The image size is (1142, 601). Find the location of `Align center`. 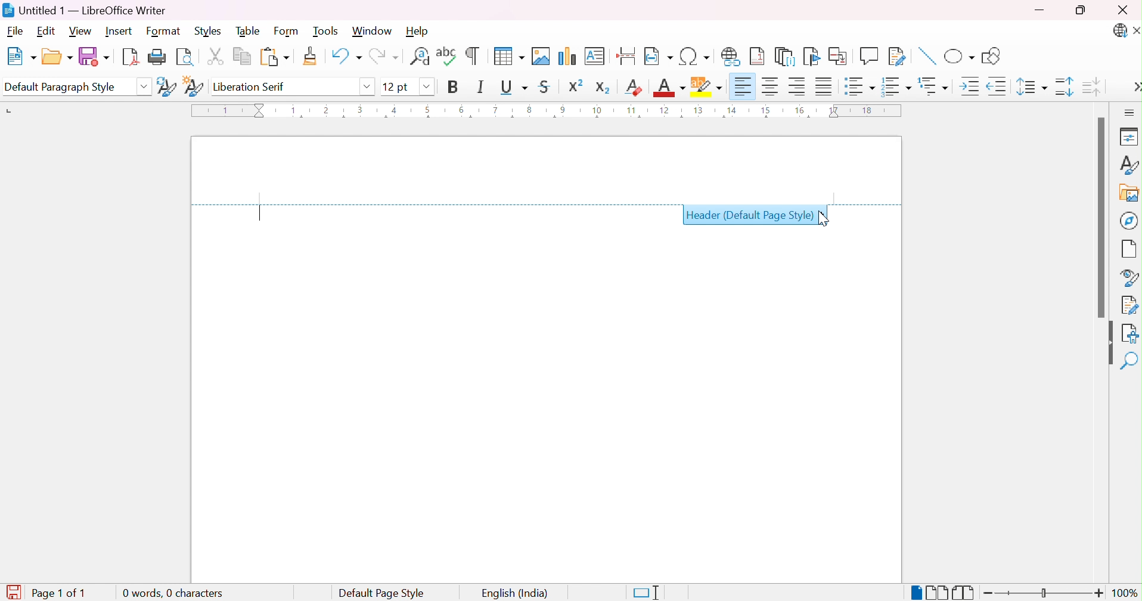

Align center is located at coordinates (771, 86).